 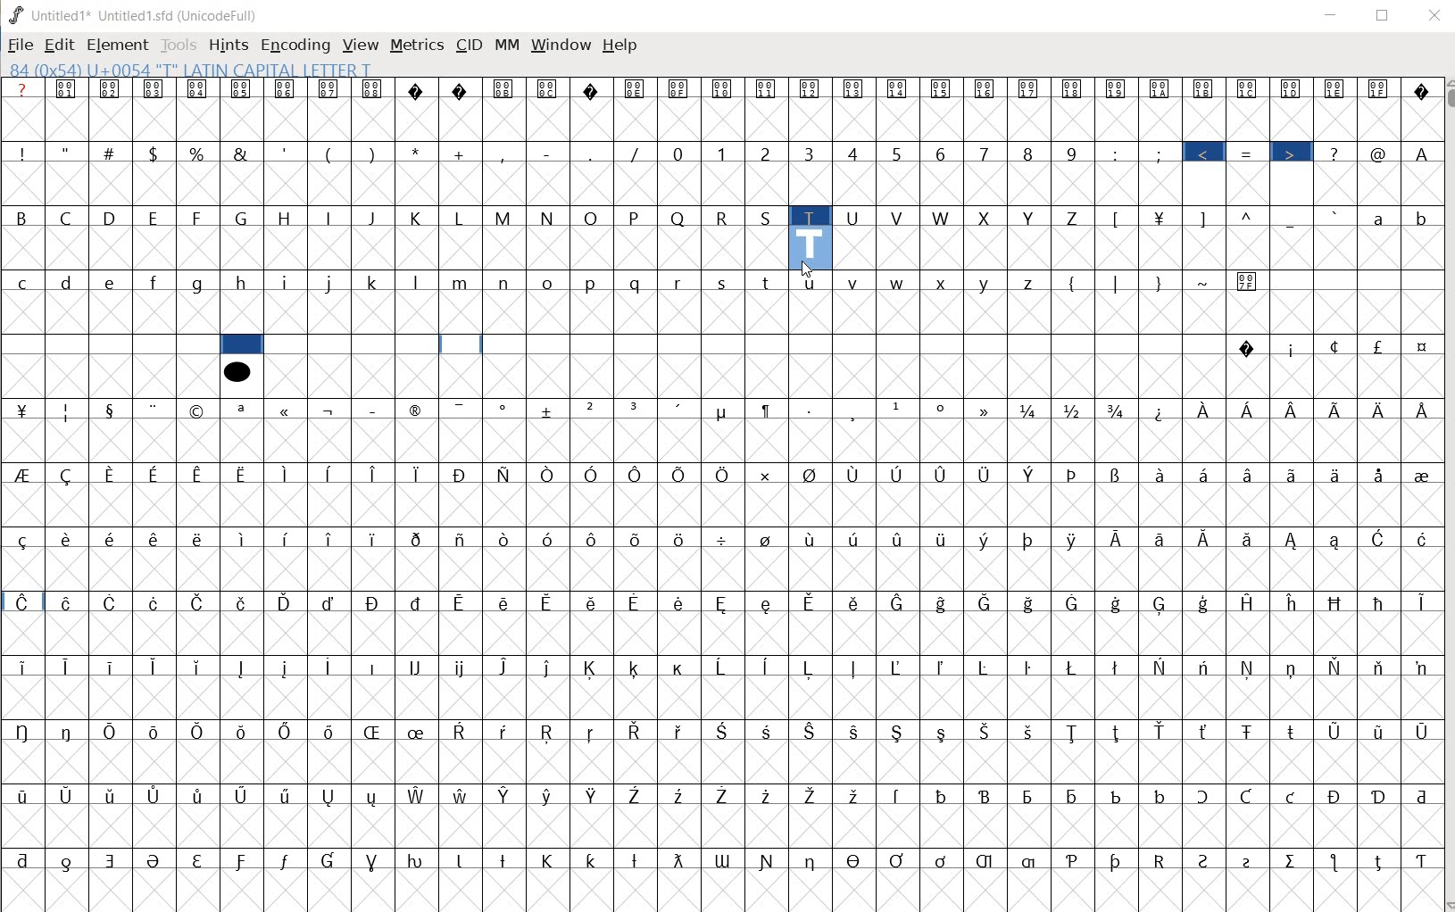 What do you see at coordinates (769, 860) in the screenshot?
I see `Symbol` at bounding box center [769, 860].